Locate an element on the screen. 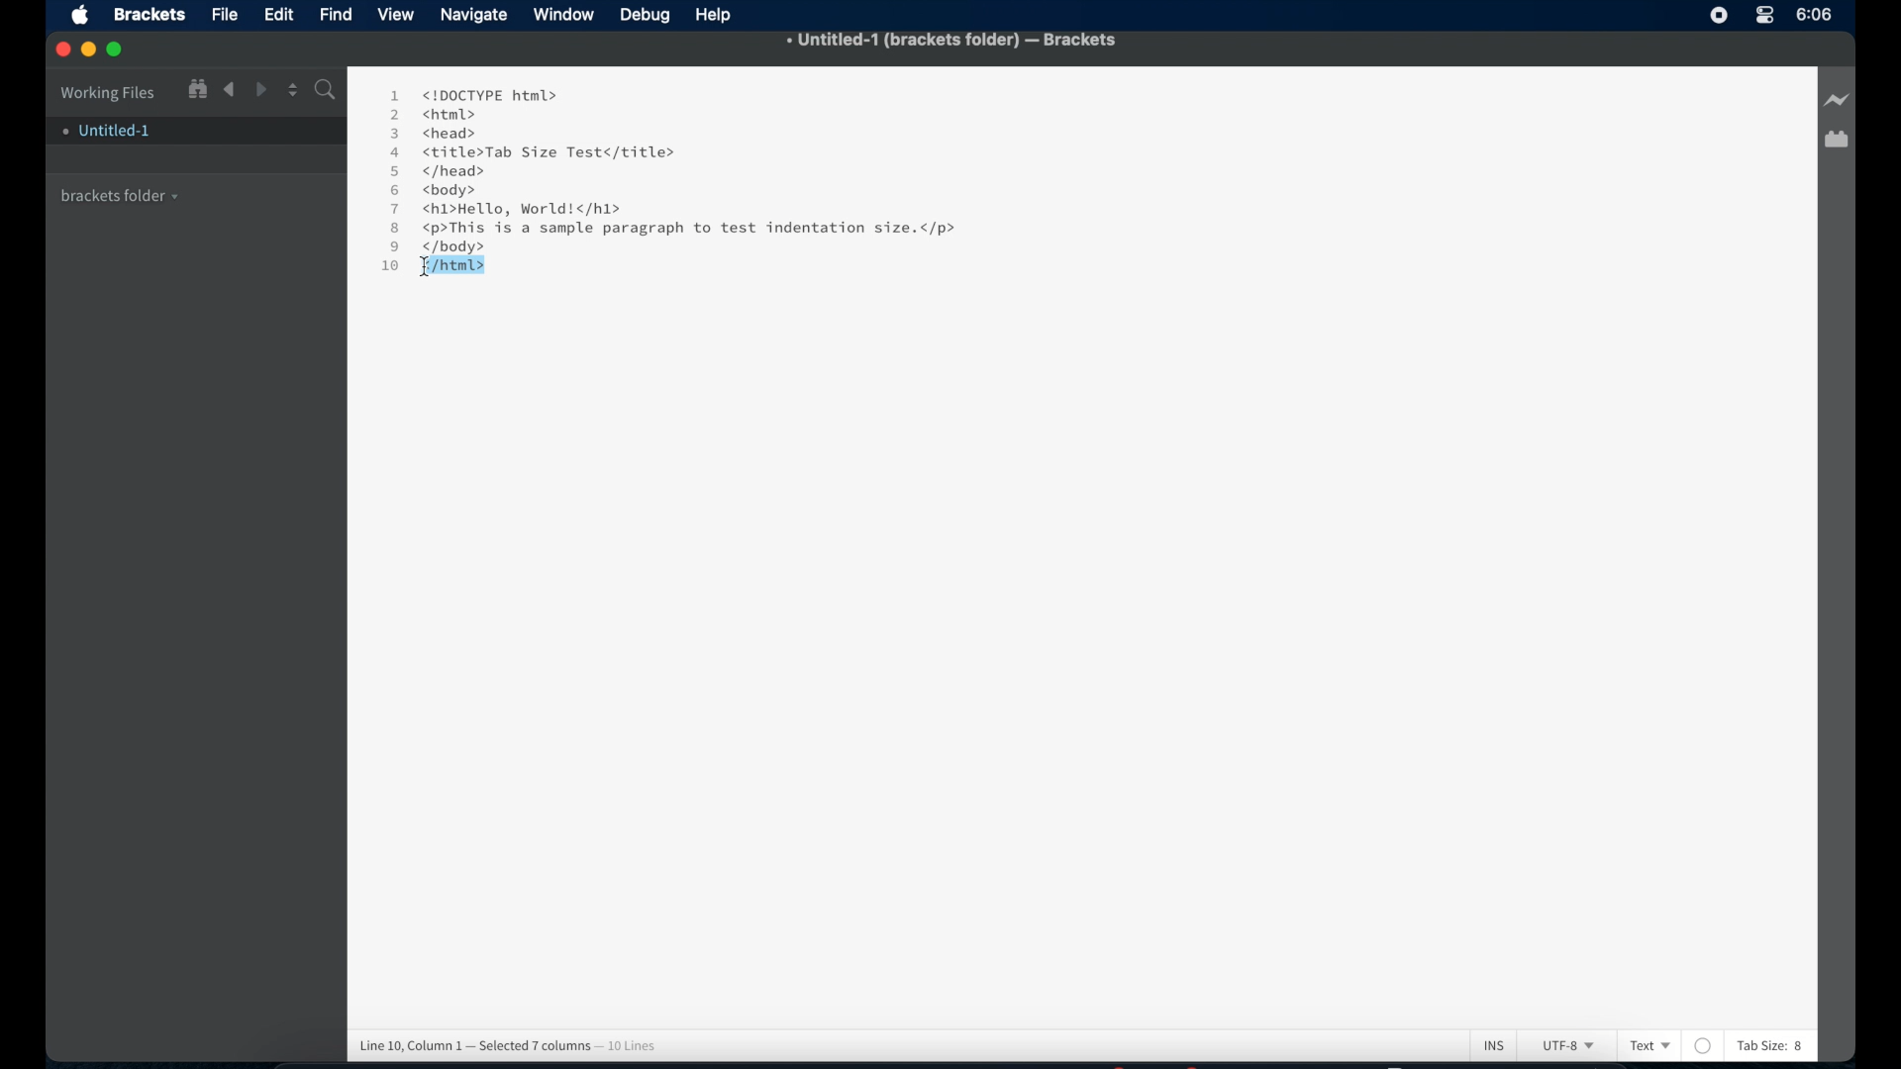 The image size is (1901, 1069). . Untitled-1 (brackets folder) - Brackets is located at coordinates (952, 42).